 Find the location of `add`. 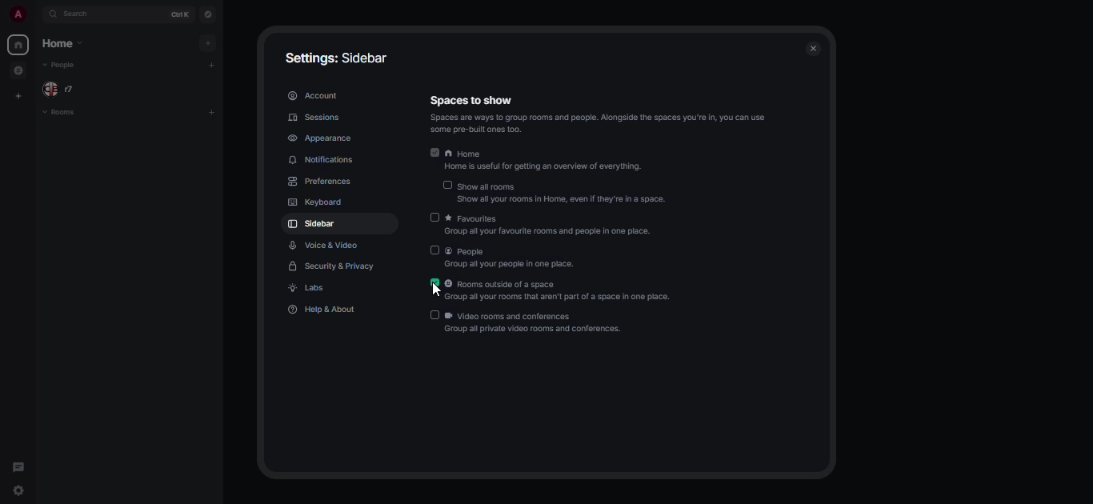

add is located at coordinates (214, 114).